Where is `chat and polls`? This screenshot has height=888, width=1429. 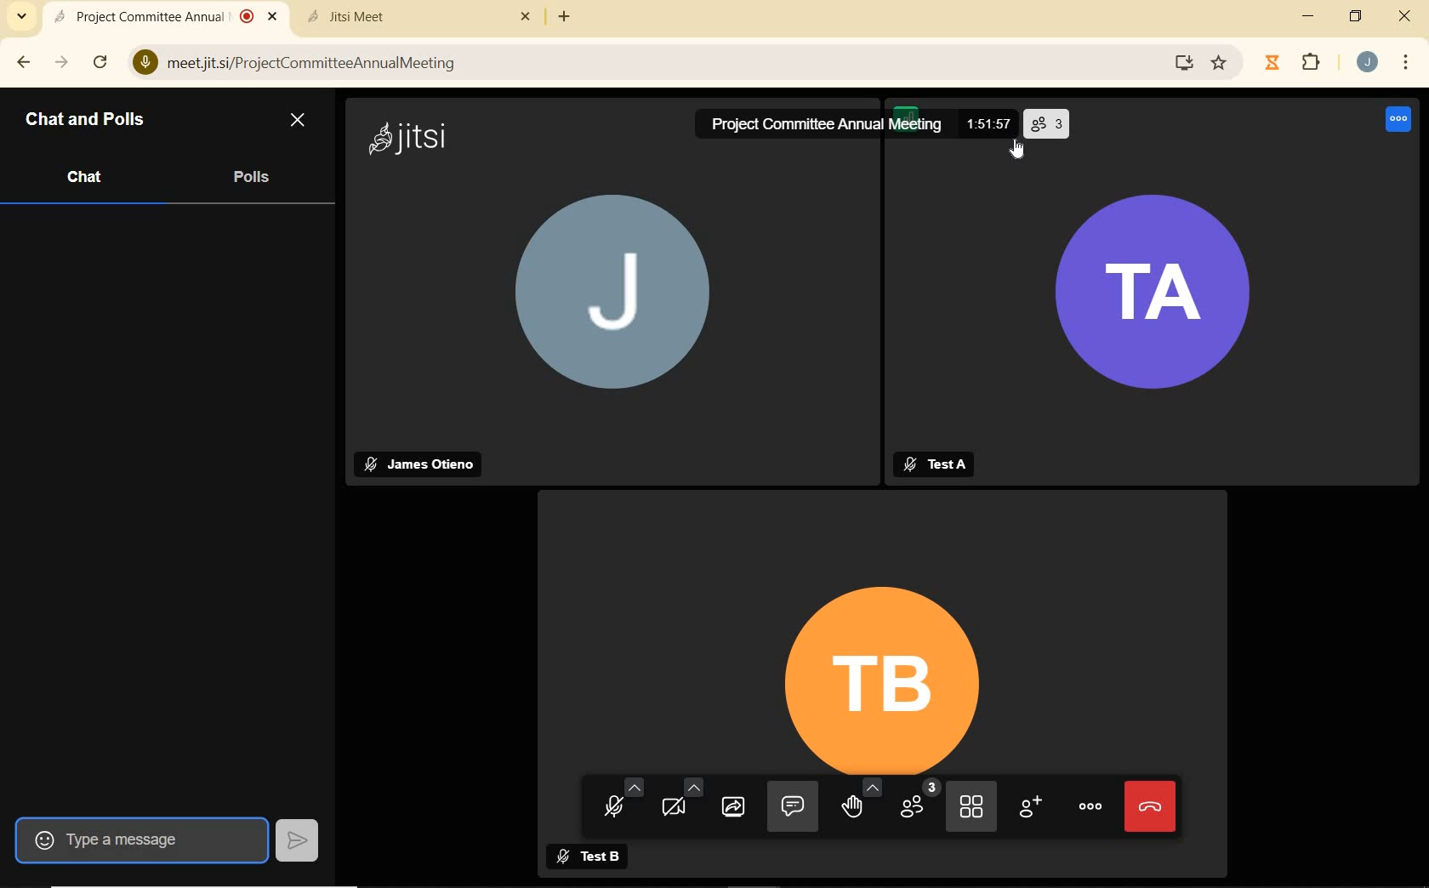
chat and polls is located at coordinates (100, 121).